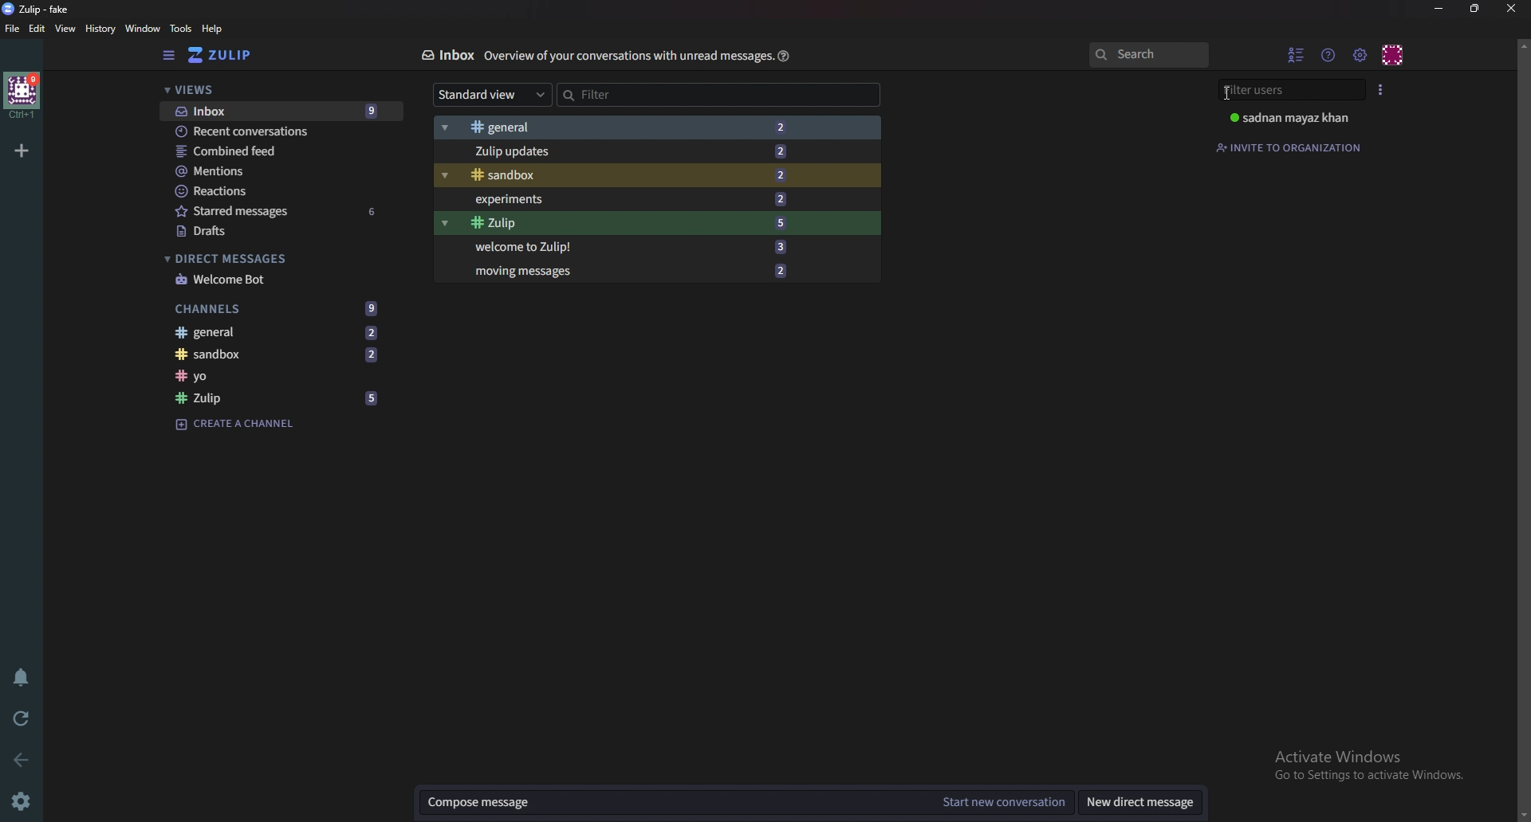 This screenshot has width=1531, height=822. I want to click on Channels, so click(277, 307).